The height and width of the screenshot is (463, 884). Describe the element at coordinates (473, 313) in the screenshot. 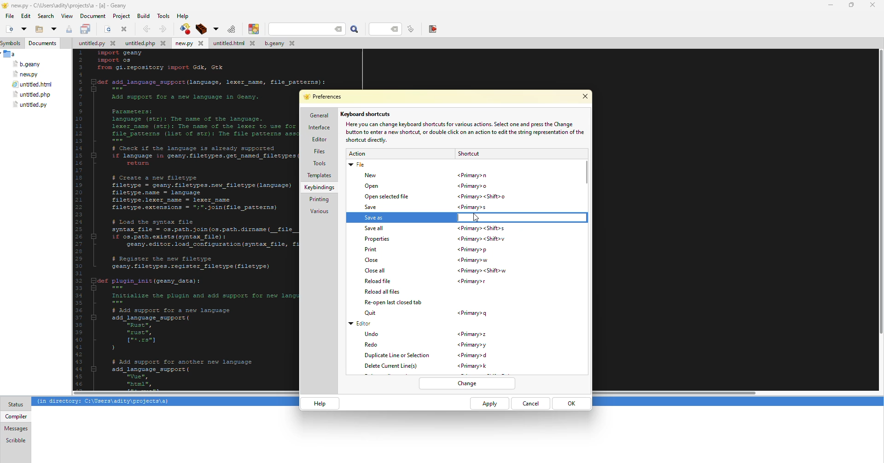

I see `shortcut` at that location.